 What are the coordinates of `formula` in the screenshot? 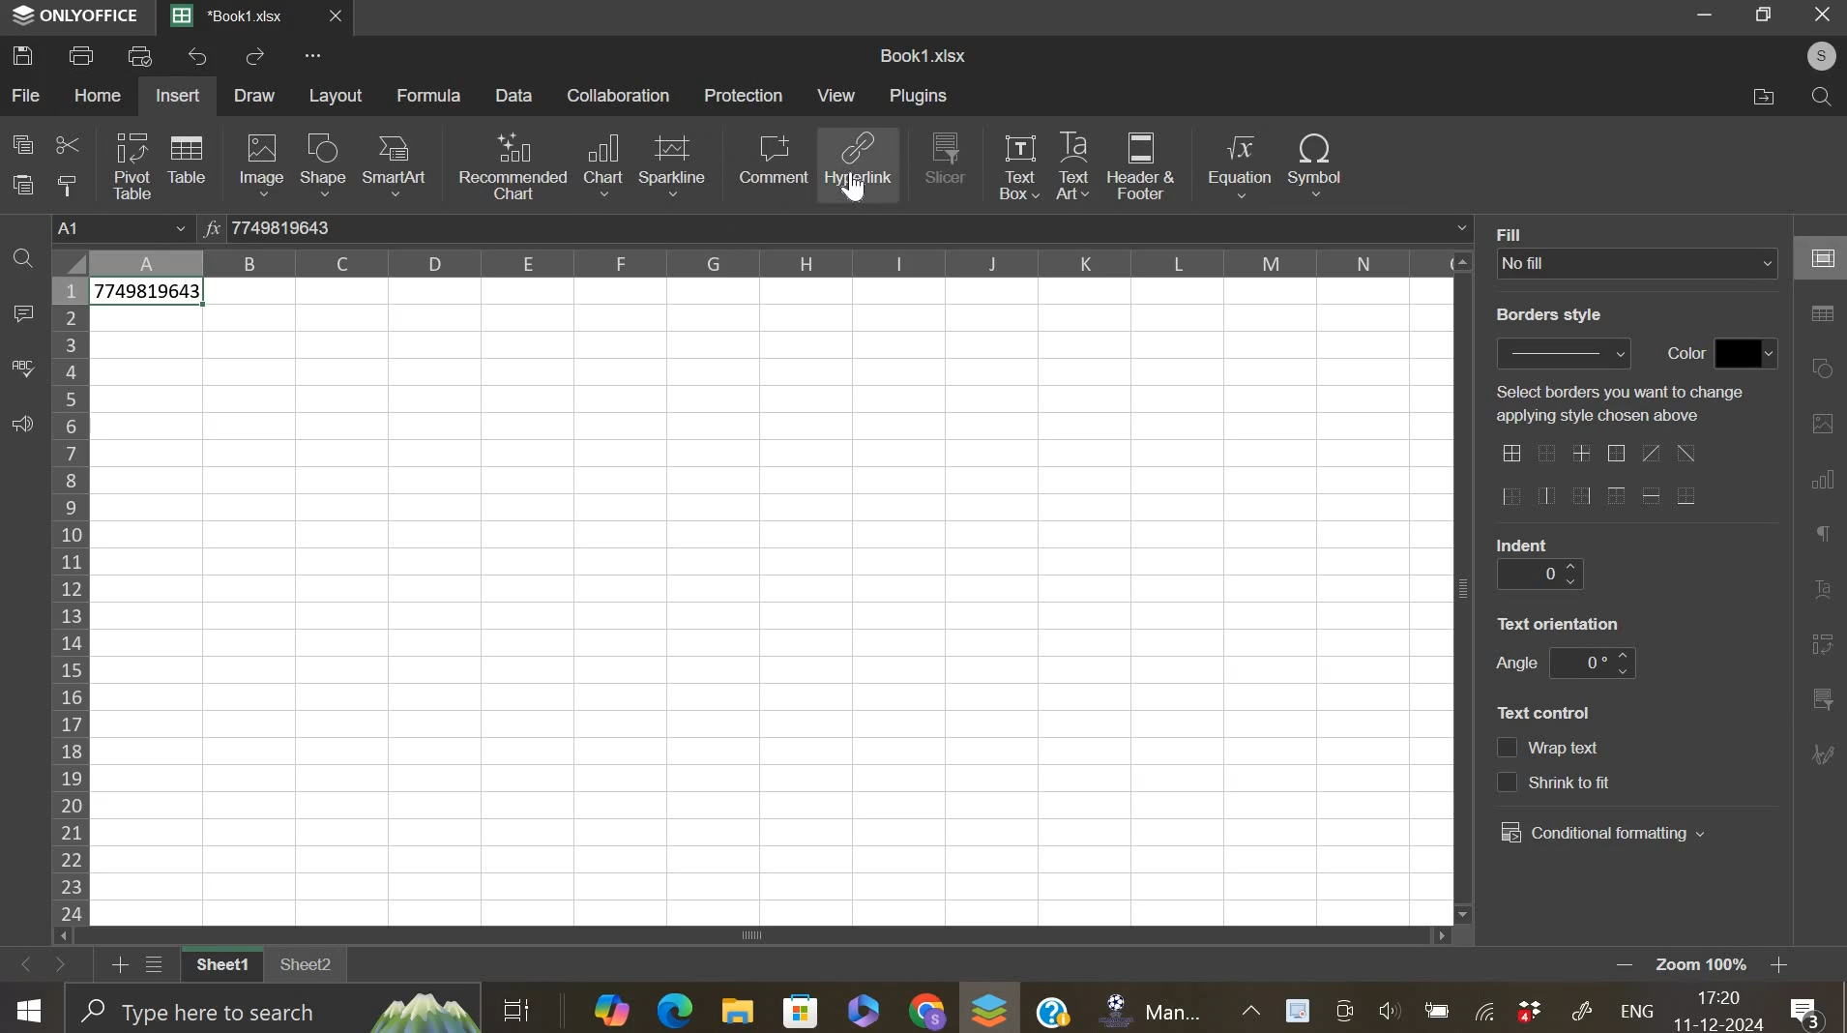 It's located at (430, 96).